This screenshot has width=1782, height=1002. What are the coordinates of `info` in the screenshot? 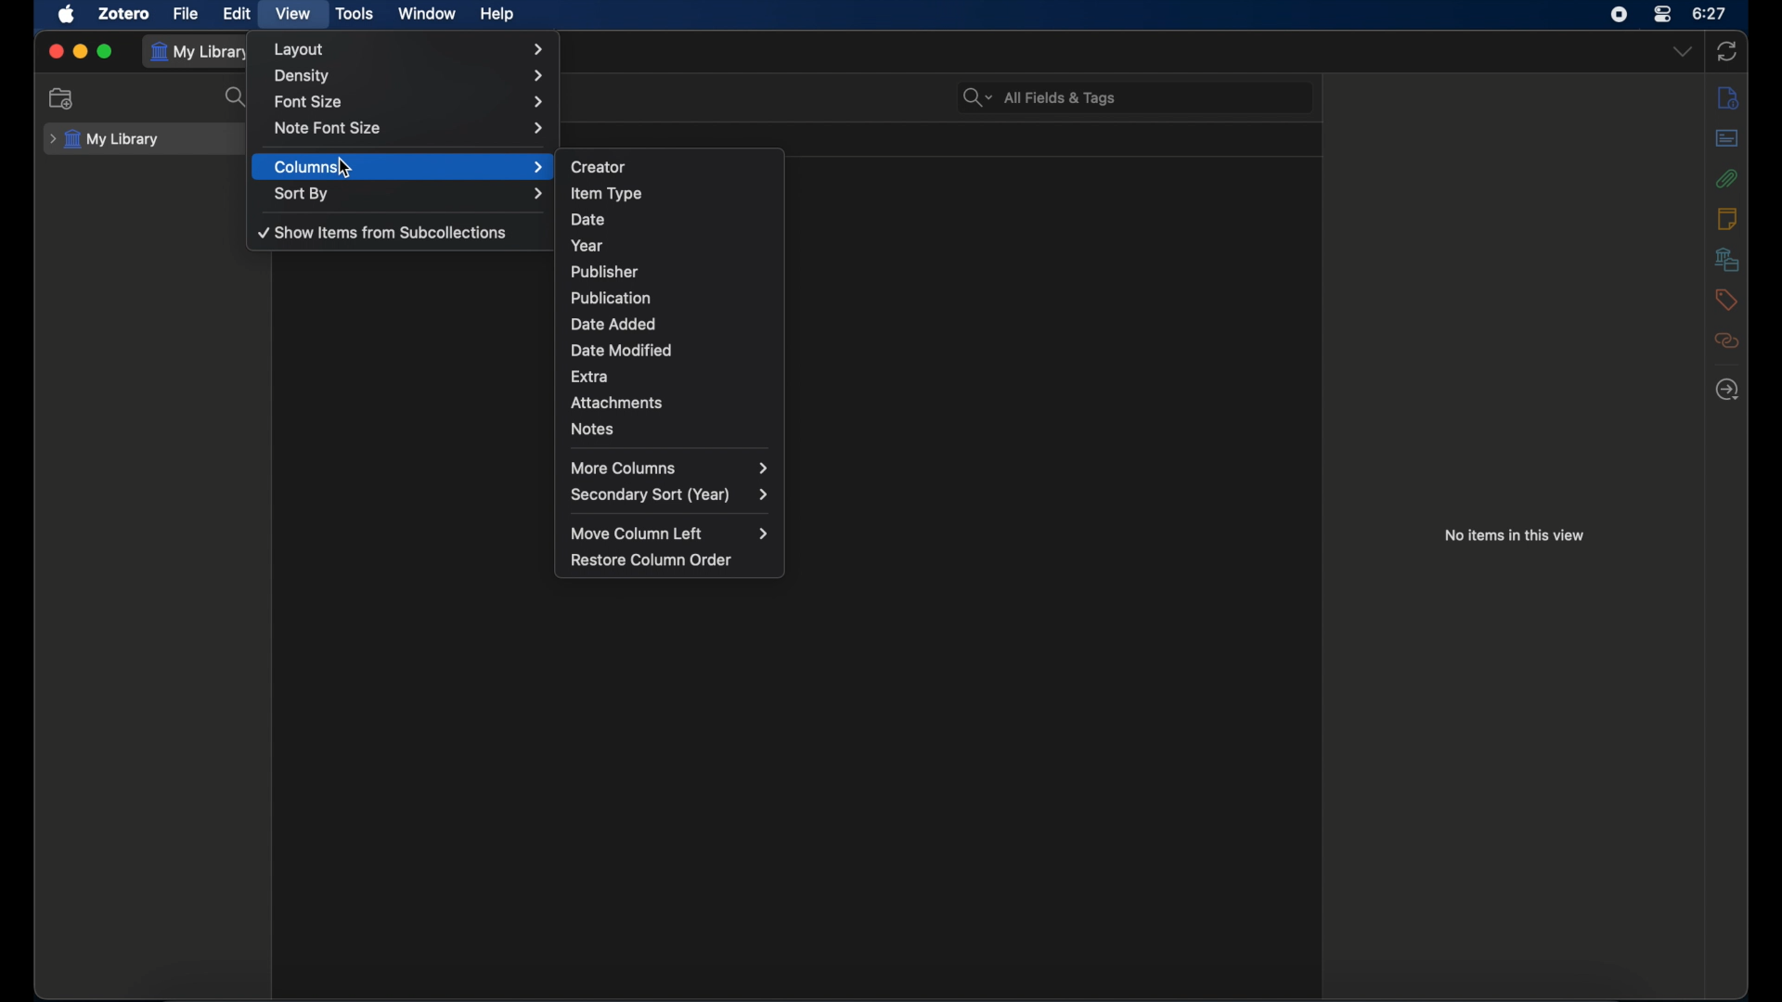 It's located at (1728, 218).